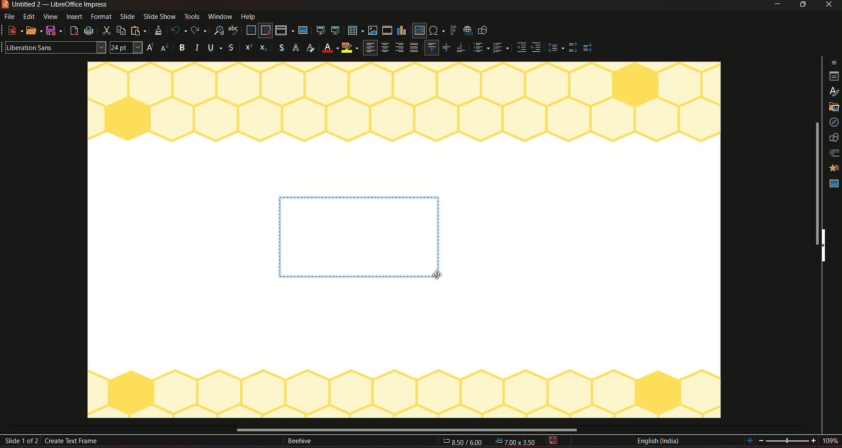  What do you see at coordinates (335, 31) in the screenshot?
I see `start from current slide` at bounding box center [335, 31].